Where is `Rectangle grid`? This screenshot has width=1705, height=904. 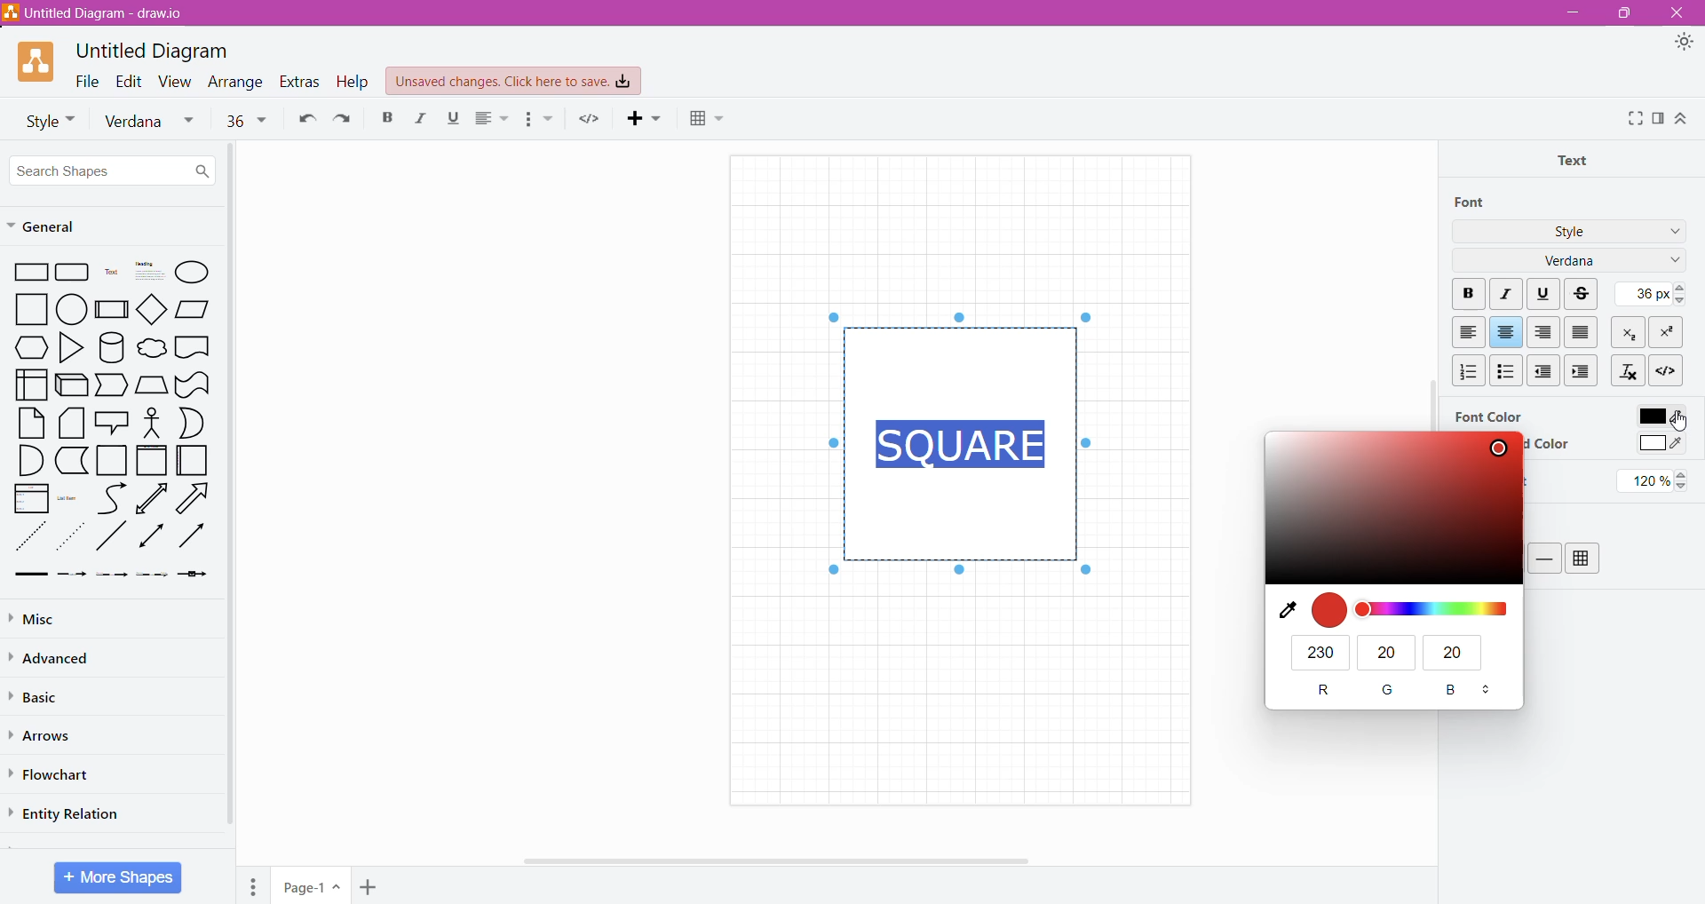 Rectangle grid is located at coordinates (75, 271).